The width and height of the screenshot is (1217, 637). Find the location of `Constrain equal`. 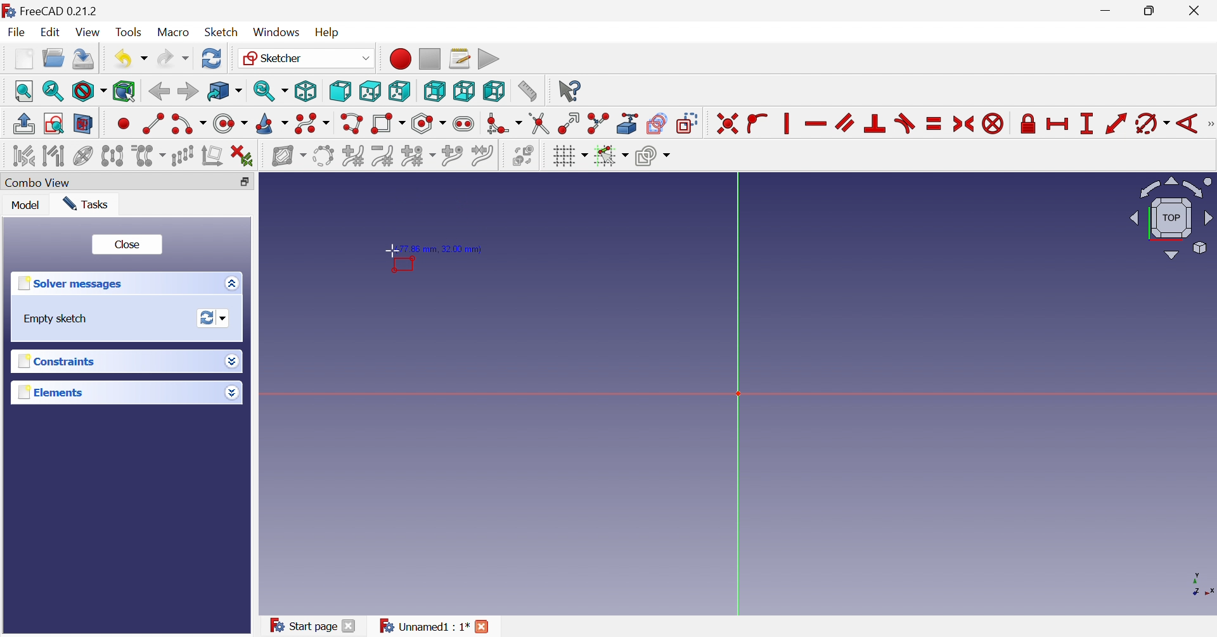

Constrain equal is located at coordinates (934, 123).